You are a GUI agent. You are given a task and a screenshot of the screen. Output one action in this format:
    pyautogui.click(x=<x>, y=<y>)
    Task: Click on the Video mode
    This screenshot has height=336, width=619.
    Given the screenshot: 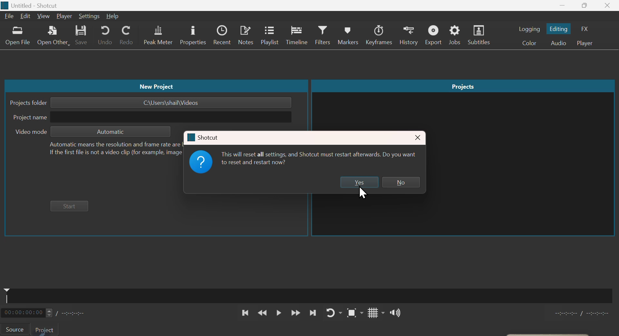 What is the action you would take?
    pyautogui.click(x=29, y=132)
    